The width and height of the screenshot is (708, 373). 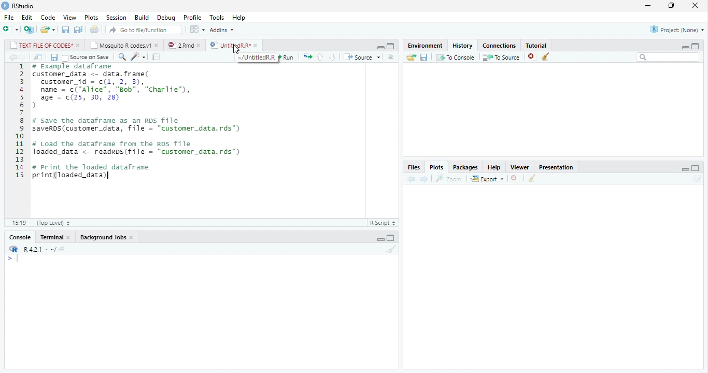 I want to click on To Console, so click(x=455, y=57).